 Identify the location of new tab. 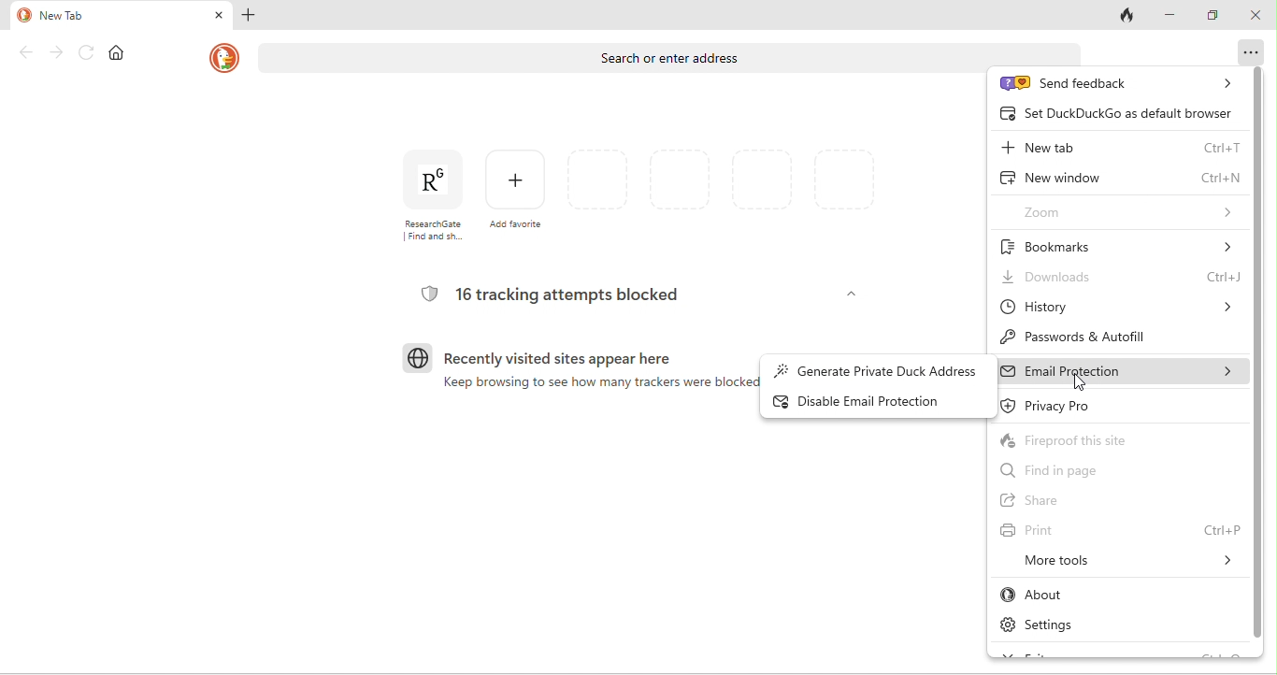
(108, 15).